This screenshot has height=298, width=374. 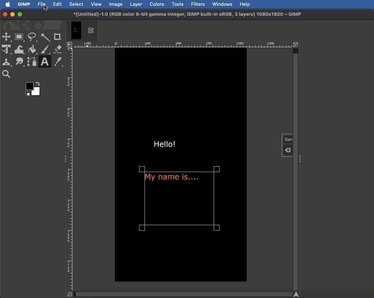 I want to click on Ruler, so click(x=184, y=44).